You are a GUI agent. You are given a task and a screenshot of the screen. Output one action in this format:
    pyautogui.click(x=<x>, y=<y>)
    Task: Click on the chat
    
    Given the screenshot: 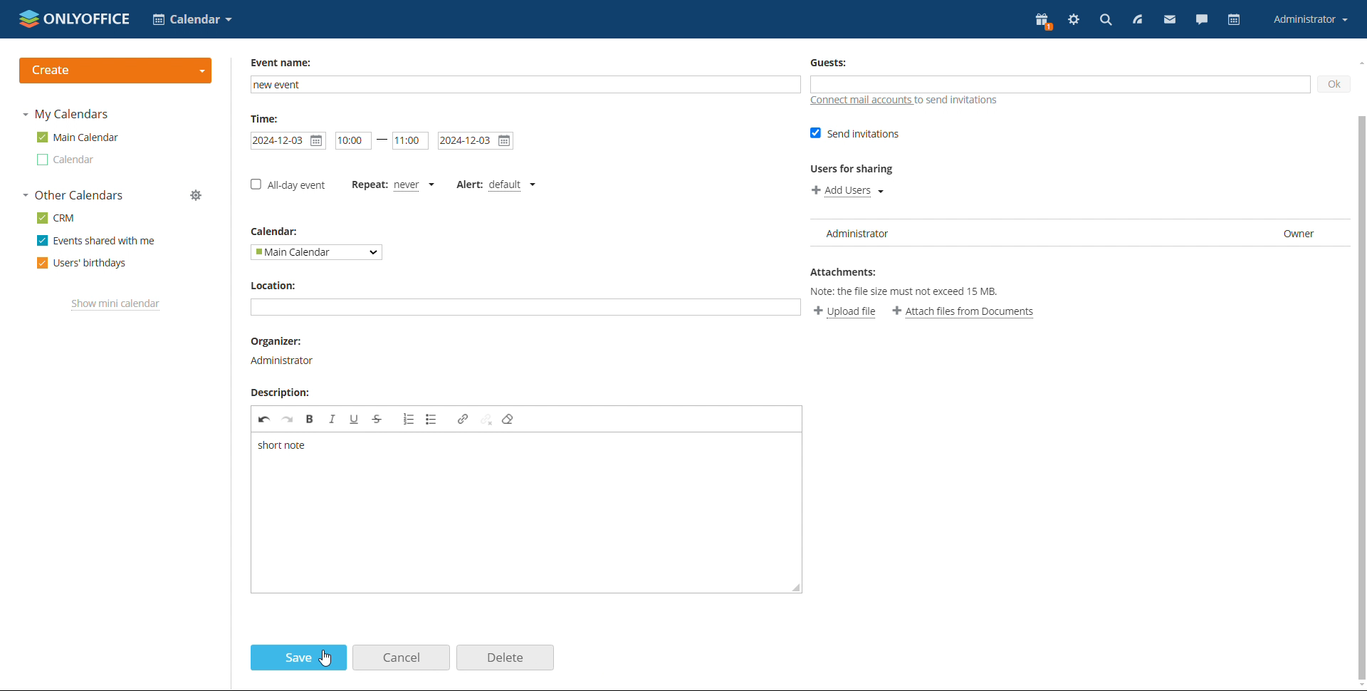 What is the action you would take?
    pyautogui.click(x=1202, y=19)
    